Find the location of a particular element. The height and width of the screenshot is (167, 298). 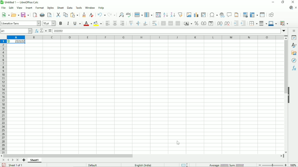

Scroll to first page is located at coordinates (4, 160).